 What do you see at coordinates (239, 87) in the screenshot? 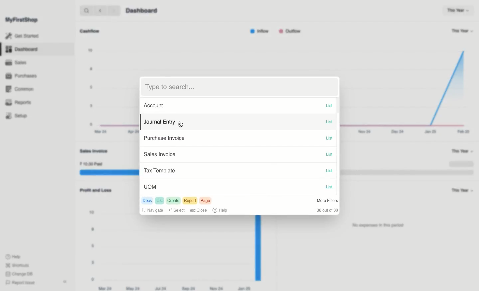
I see `Type to search...` at bounding box center [239, 87].